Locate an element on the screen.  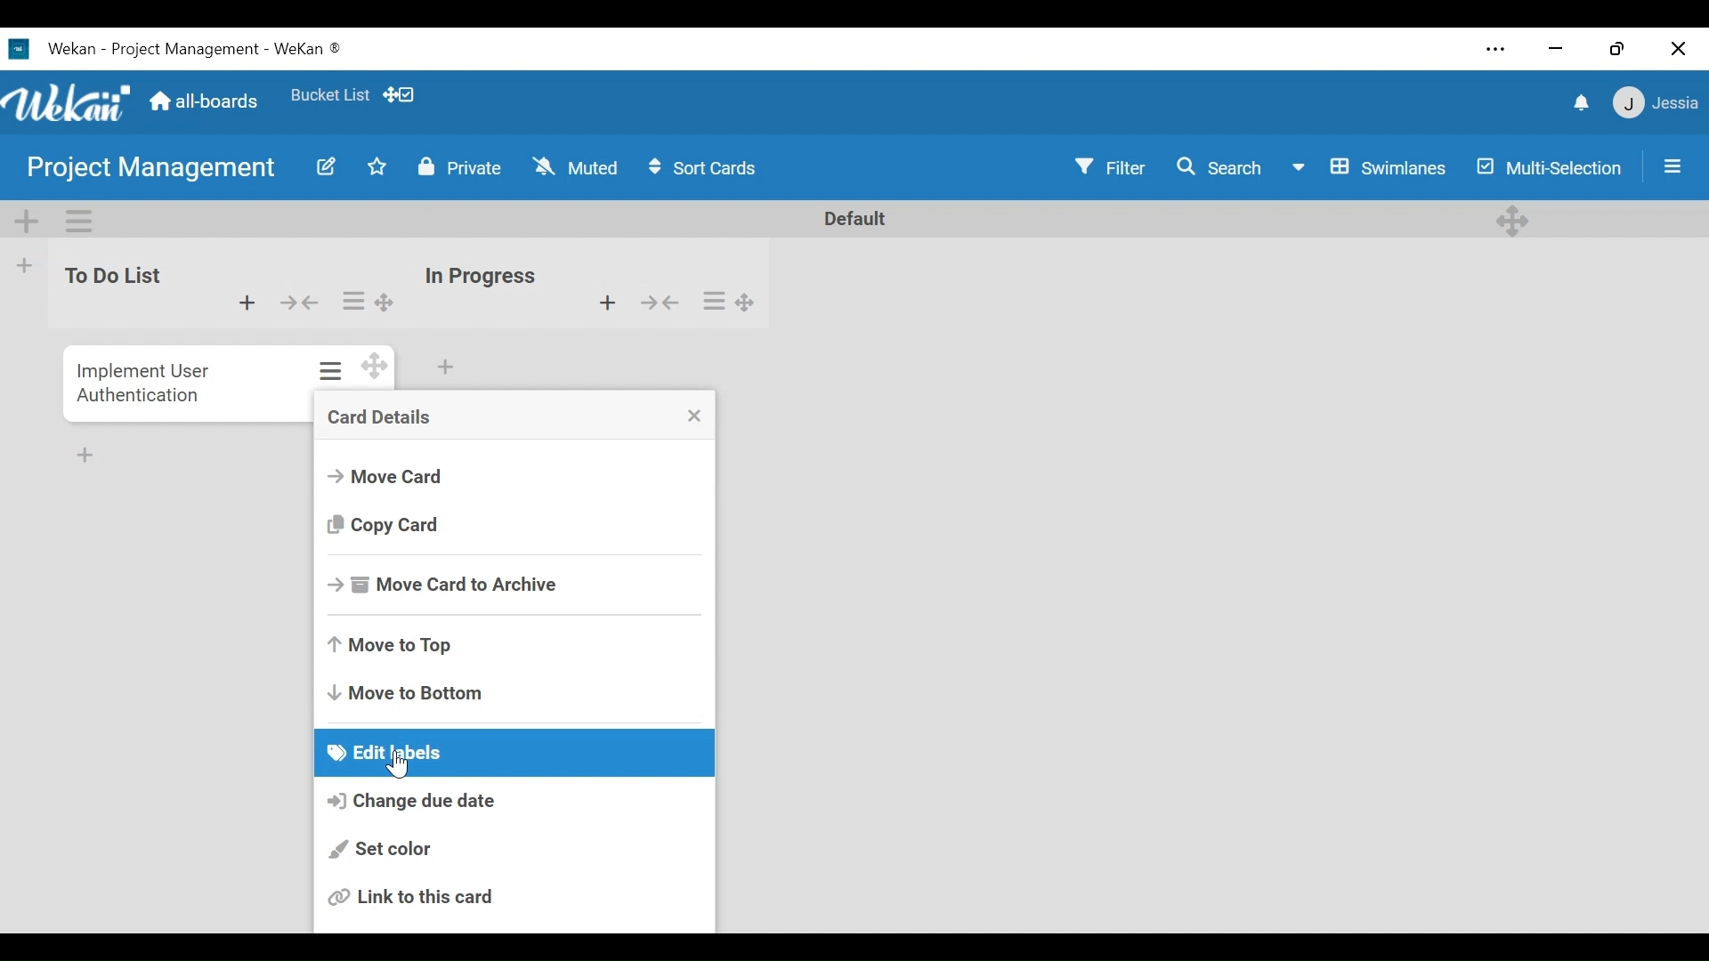
mark as favorite is located at coordinates (379, 169).